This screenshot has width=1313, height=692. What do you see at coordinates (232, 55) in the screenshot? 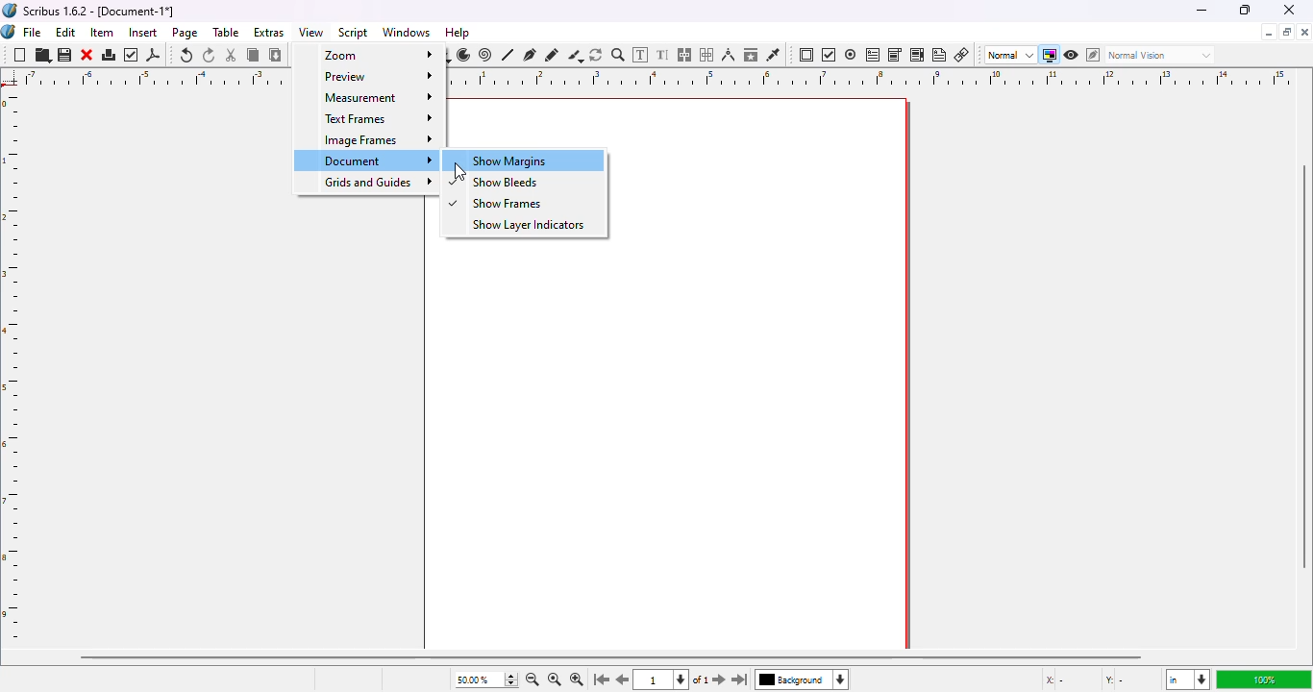
I see `cut` at bounding box center [232, 55].